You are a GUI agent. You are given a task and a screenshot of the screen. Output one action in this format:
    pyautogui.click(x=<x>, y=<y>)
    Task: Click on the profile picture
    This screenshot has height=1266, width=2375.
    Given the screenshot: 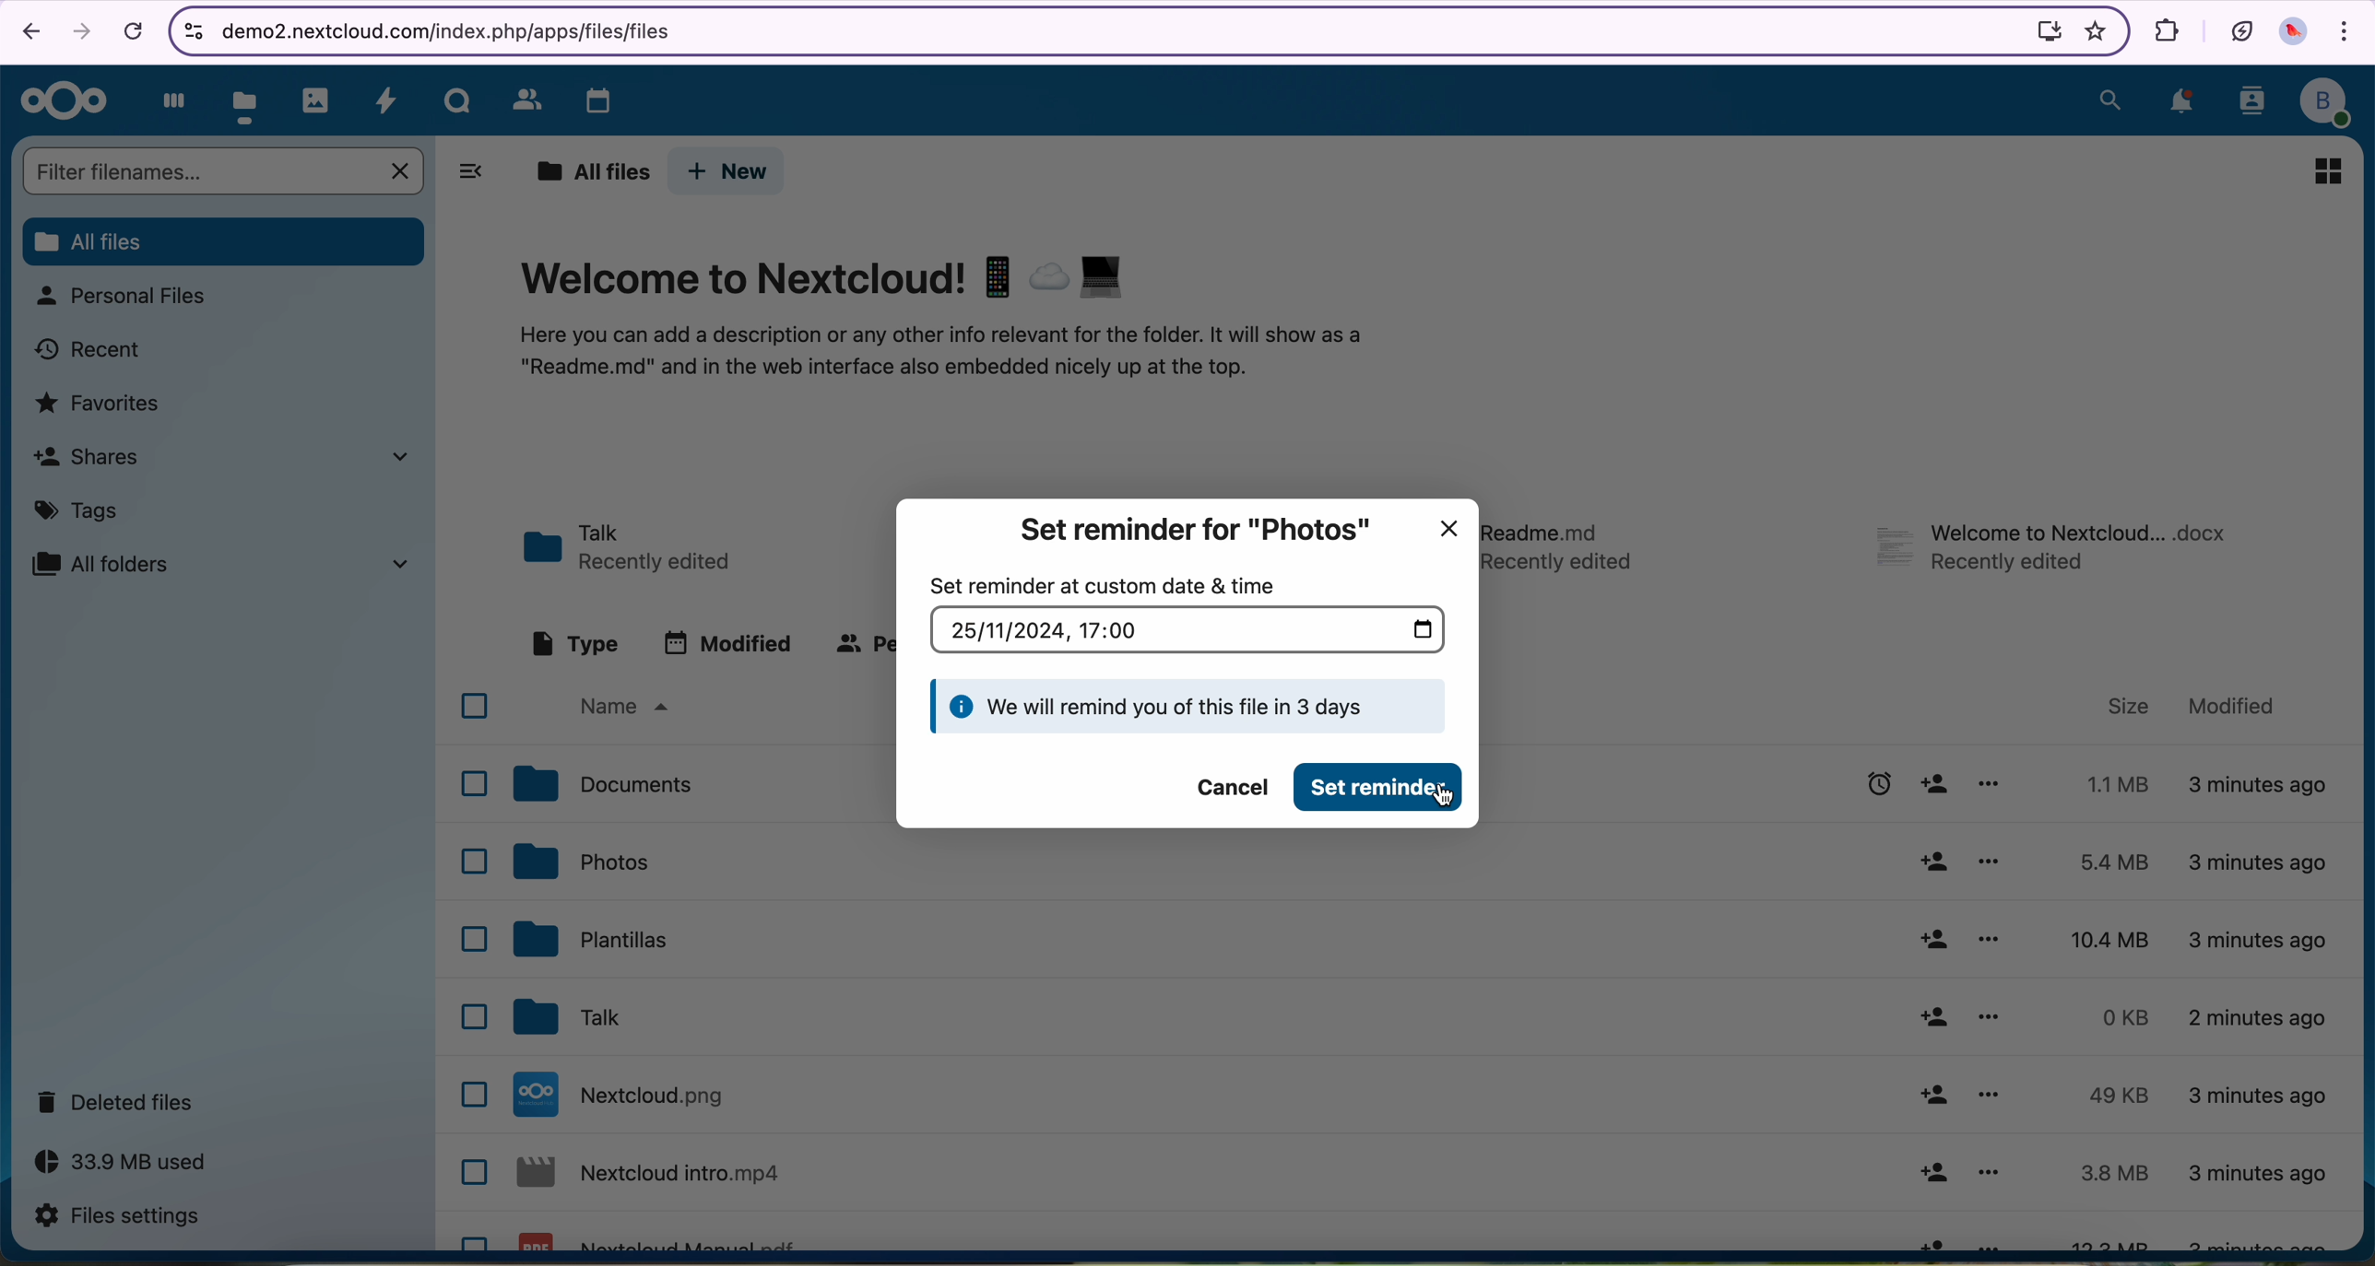 What is the action you would take?
    pyautogui.click(x=2297, y=34)
    